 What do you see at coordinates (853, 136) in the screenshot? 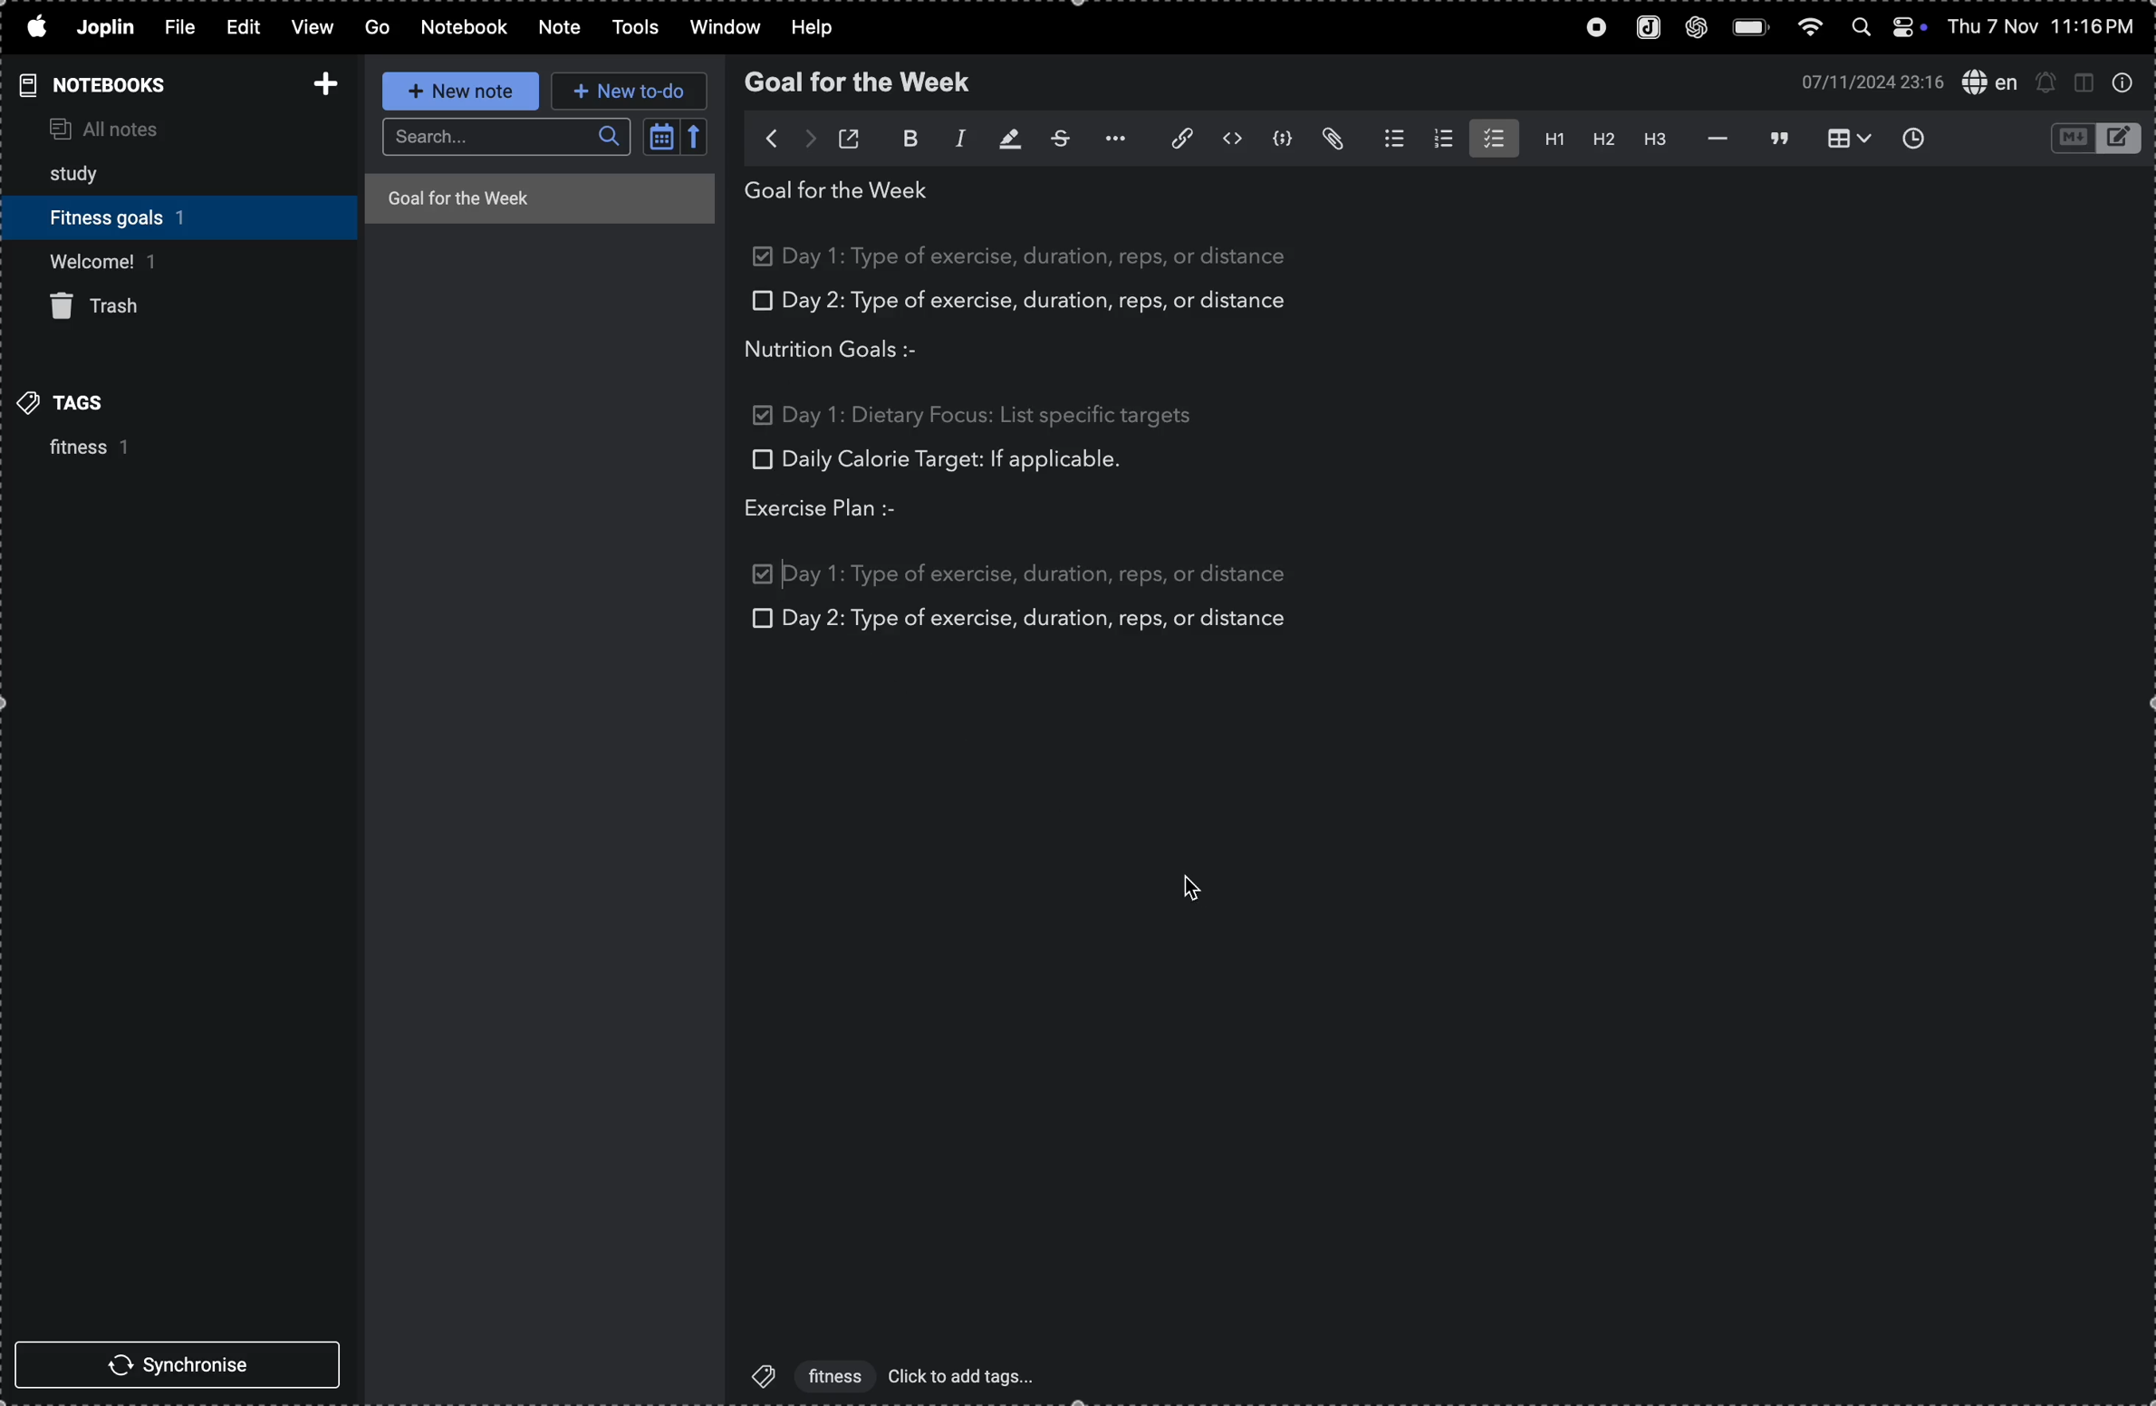
I see `toggle external editing` at bounding box center [853, 136].